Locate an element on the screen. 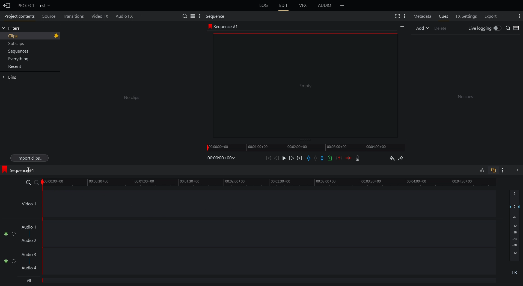 The height and width of the screenshot is (286, 523). Add is located at coordinates (403, 27).